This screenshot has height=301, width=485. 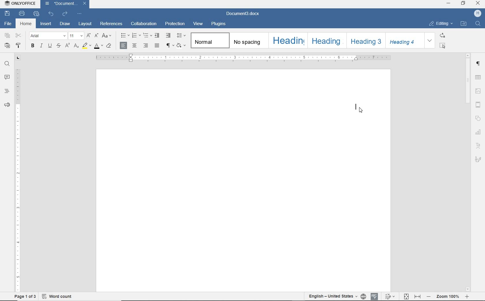 What do you see at coordinates (8, 105) in the screenshot?
I see `Read aloud and accessibility` at bounding box center [8, 105].